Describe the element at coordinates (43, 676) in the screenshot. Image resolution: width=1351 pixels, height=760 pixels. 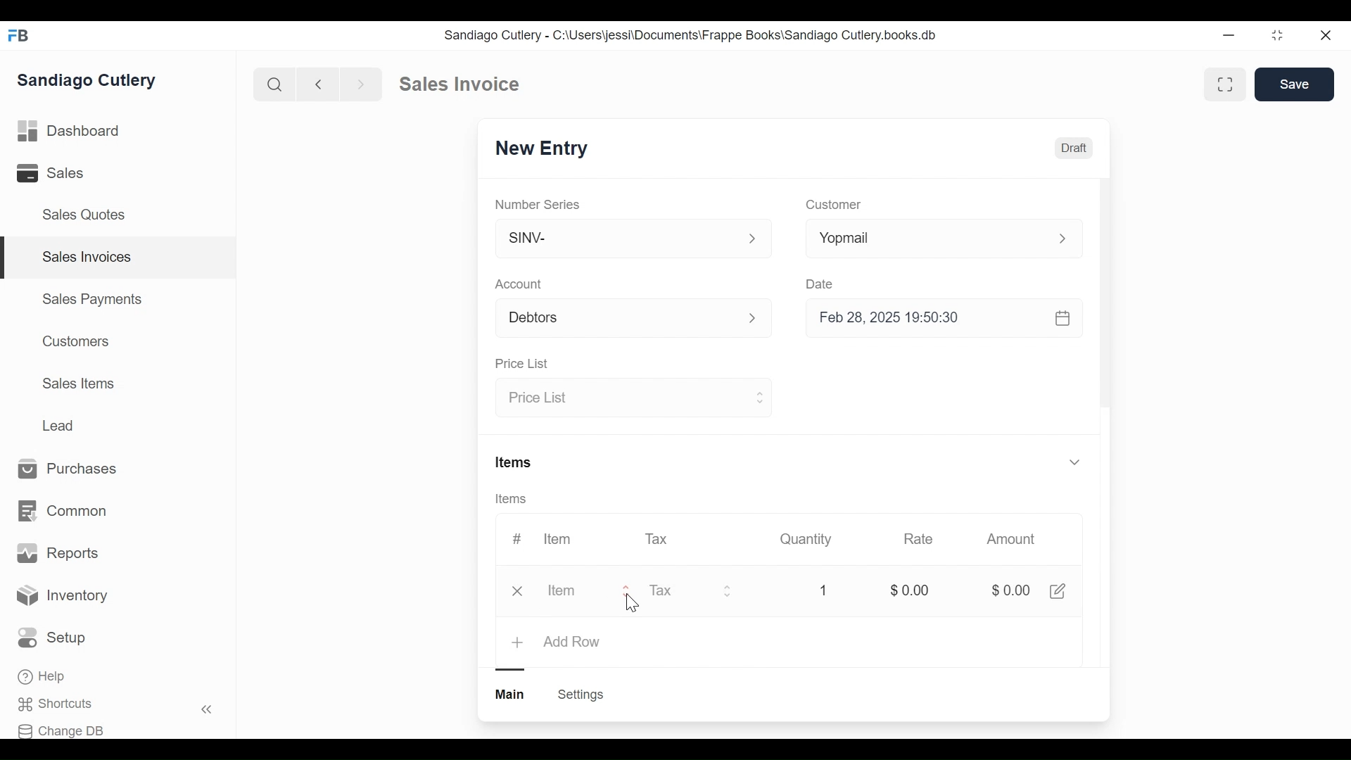
I see `Help` at that location.